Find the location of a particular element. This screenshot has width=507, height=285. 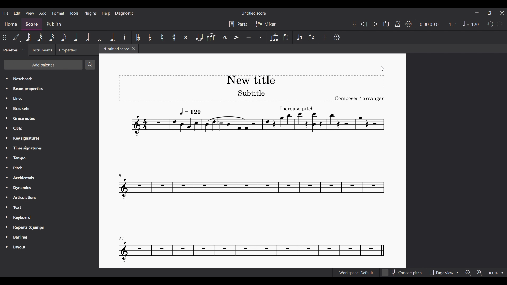

Zoom out is located at coordinates (468, 273).